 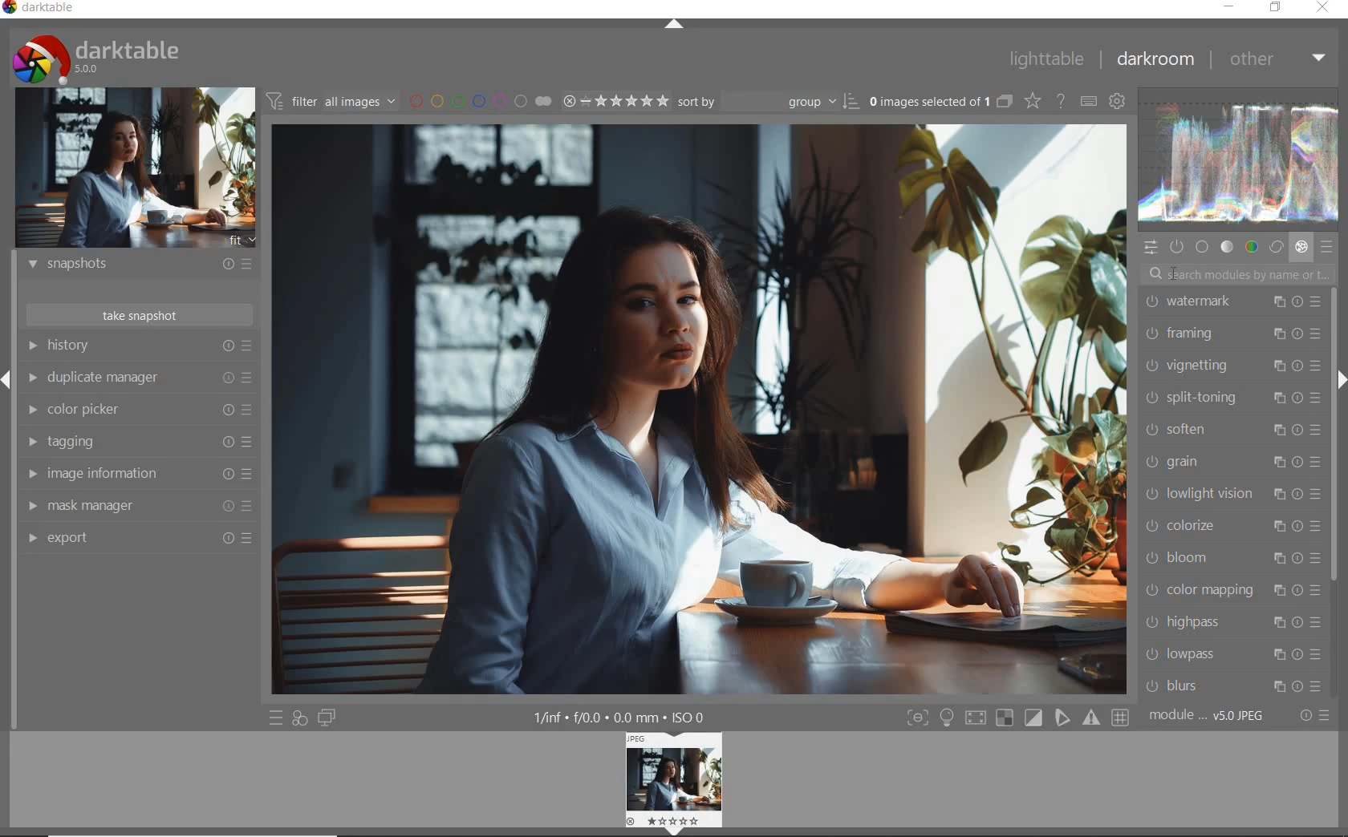 What do you see at coordinates (1253, 247) in the screenshot?
I see `color` at bounding box center [1253, 247].